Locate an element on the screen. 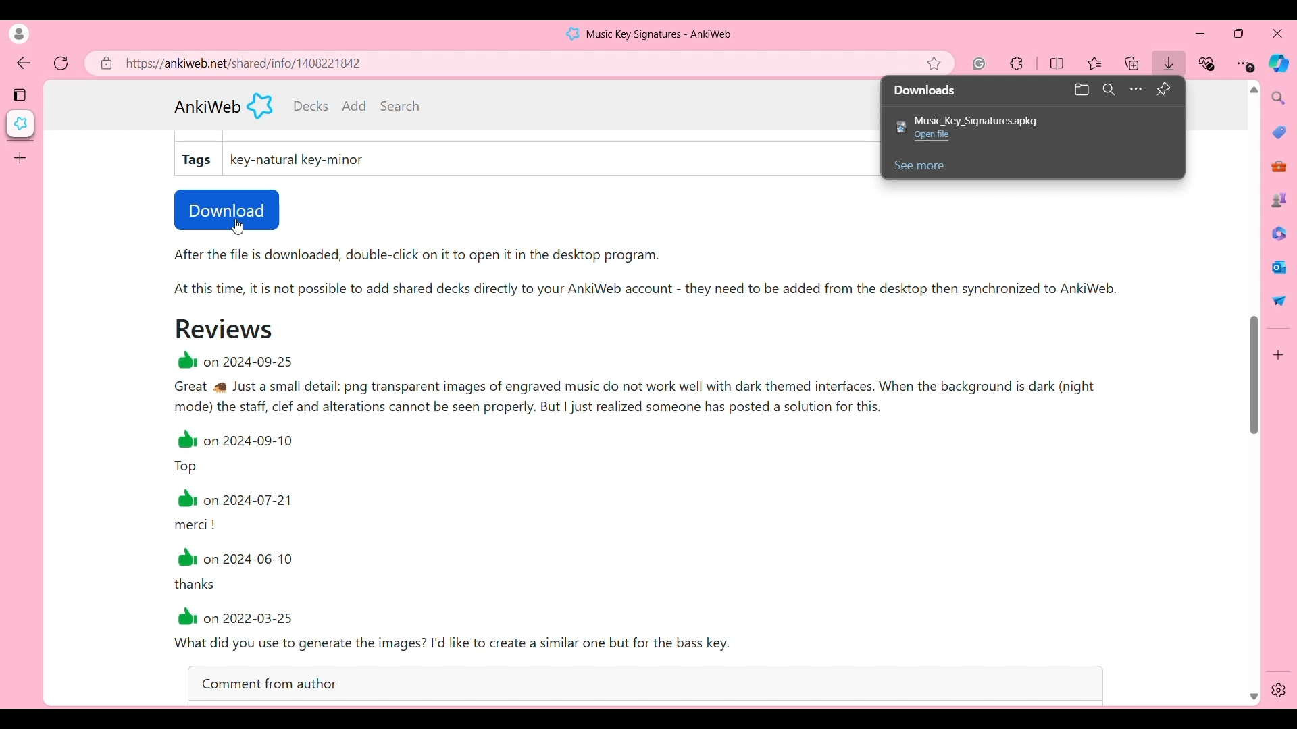 The height and width of the screenshot is (729, 1297). Download is located at coordinates (227, 210).